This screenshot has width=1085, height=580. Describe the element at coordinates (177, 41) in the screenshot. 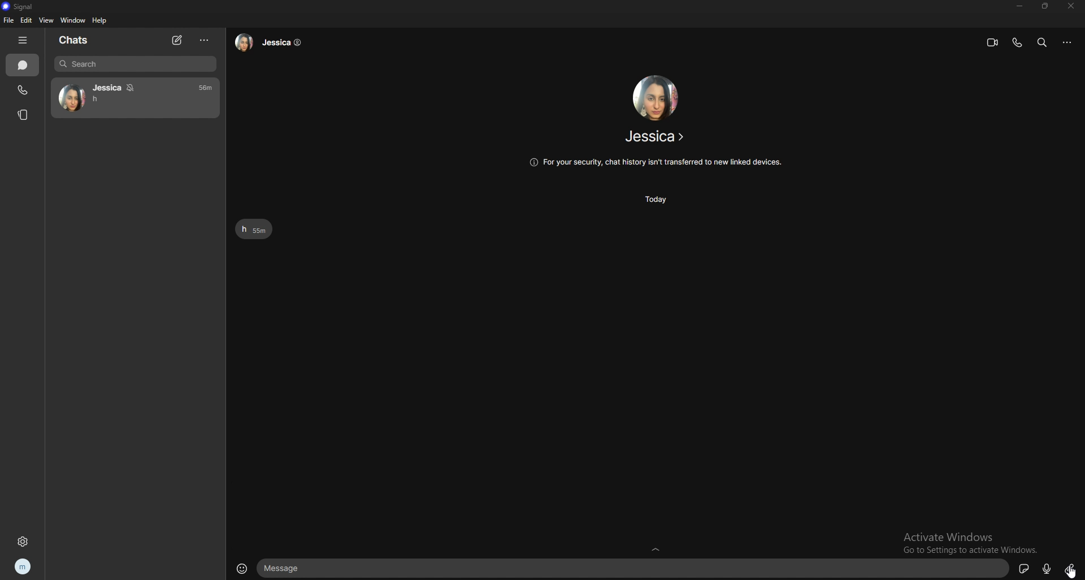

I see `new chat` at that location.